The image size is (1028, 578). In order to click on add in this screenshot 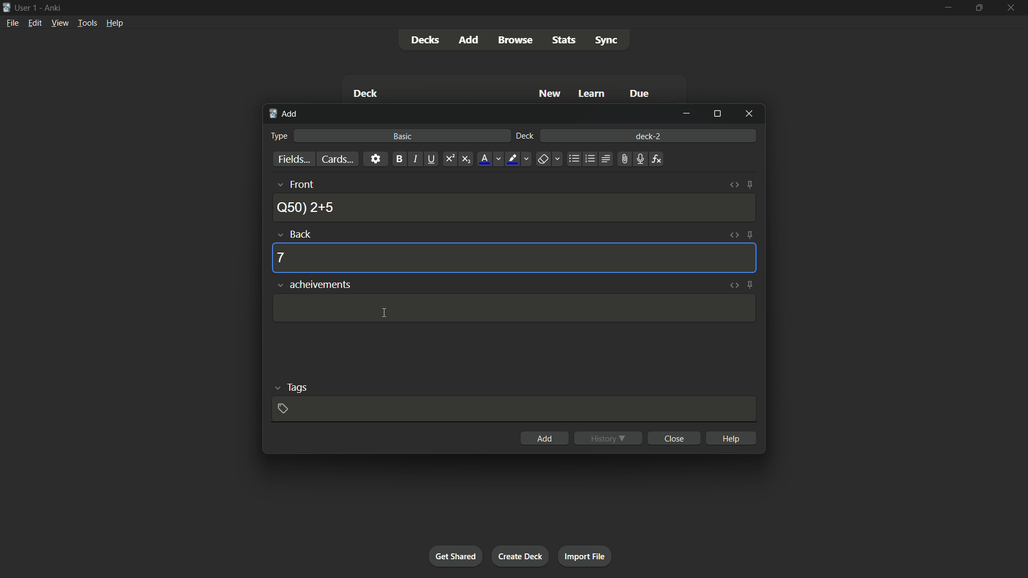, I will do `click(283, 114)`.